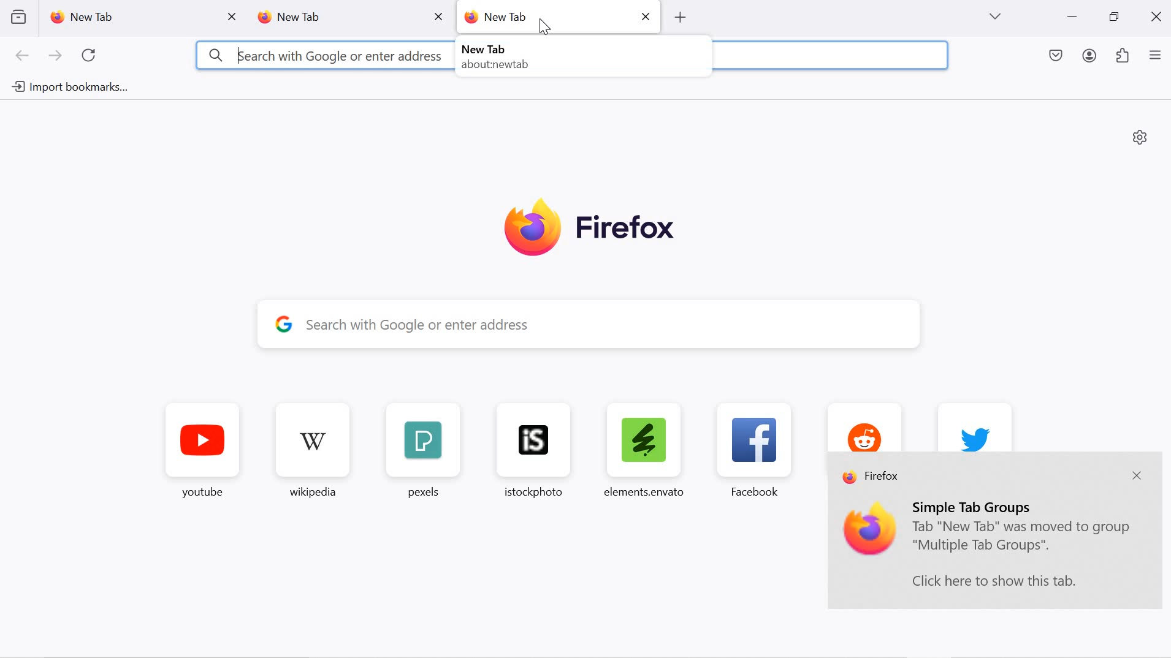 The image size is (1171, 658). What do you see at coordinates (315, 453) in the screenshot?
I see `wikipedia favorite` at bounding box center [315, 453].